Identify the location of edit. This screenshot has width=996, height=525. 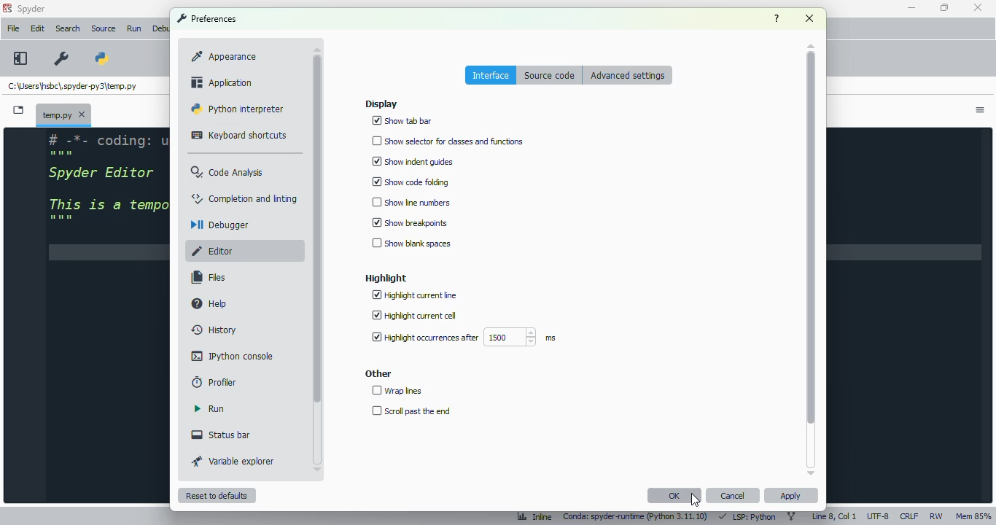
(38, 28).